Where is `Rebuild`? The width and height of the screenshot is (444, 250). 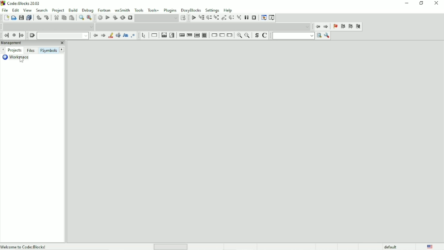
Rebuild is located at coordinates (122, 18).